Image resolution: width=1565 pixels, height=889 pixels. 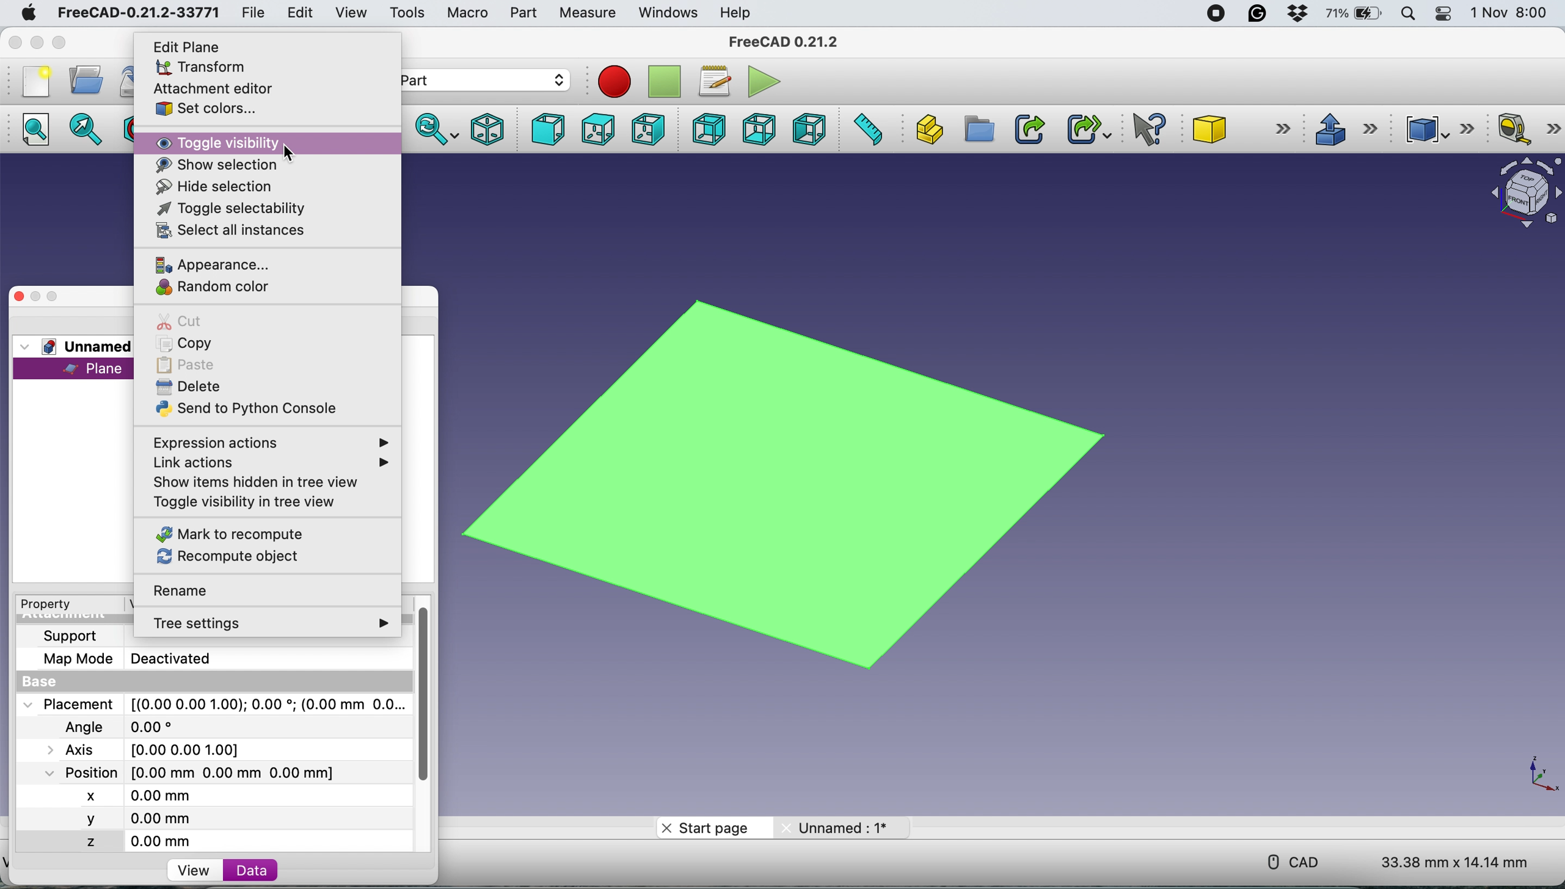 What do you see at coordinates (548, 129) in the screenshot?
I see `front` at bounding box center [548, 129].